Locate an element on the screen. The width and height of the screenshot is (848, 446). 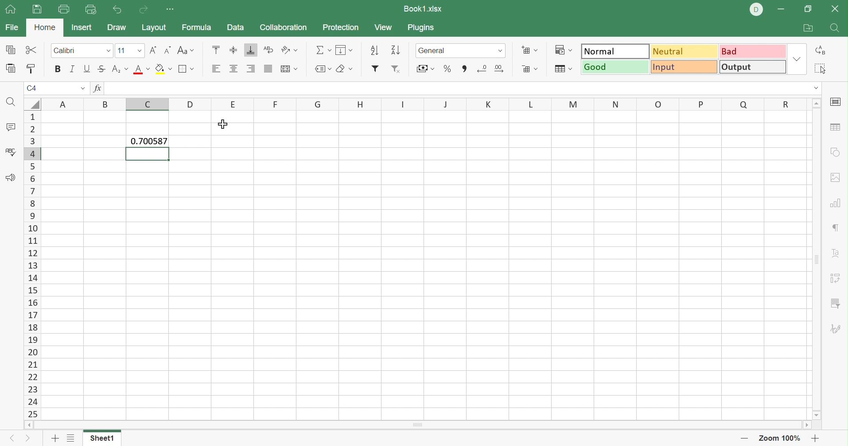
Remove filter is located at coordinates (396, 70).